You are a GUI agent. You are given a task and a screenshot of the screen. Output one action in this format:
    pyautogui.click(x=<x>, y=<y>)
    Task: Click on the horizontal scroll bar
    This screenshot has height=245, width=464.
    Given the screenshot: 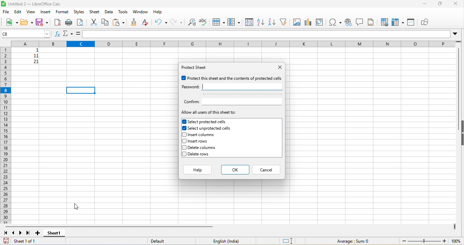 What is the action you would take?
    pyautogui.click(x=111, y=226)
    